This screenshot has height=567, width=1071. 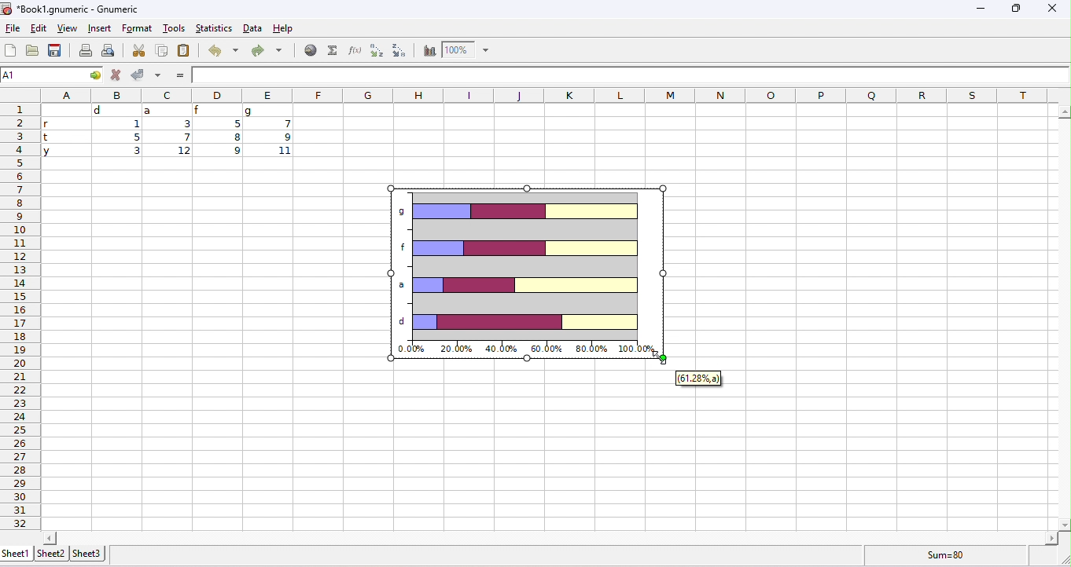 What do you see at coordinates (138, 74) in the screenshot?
I see `accept changes` at bounding box center [138, 74].